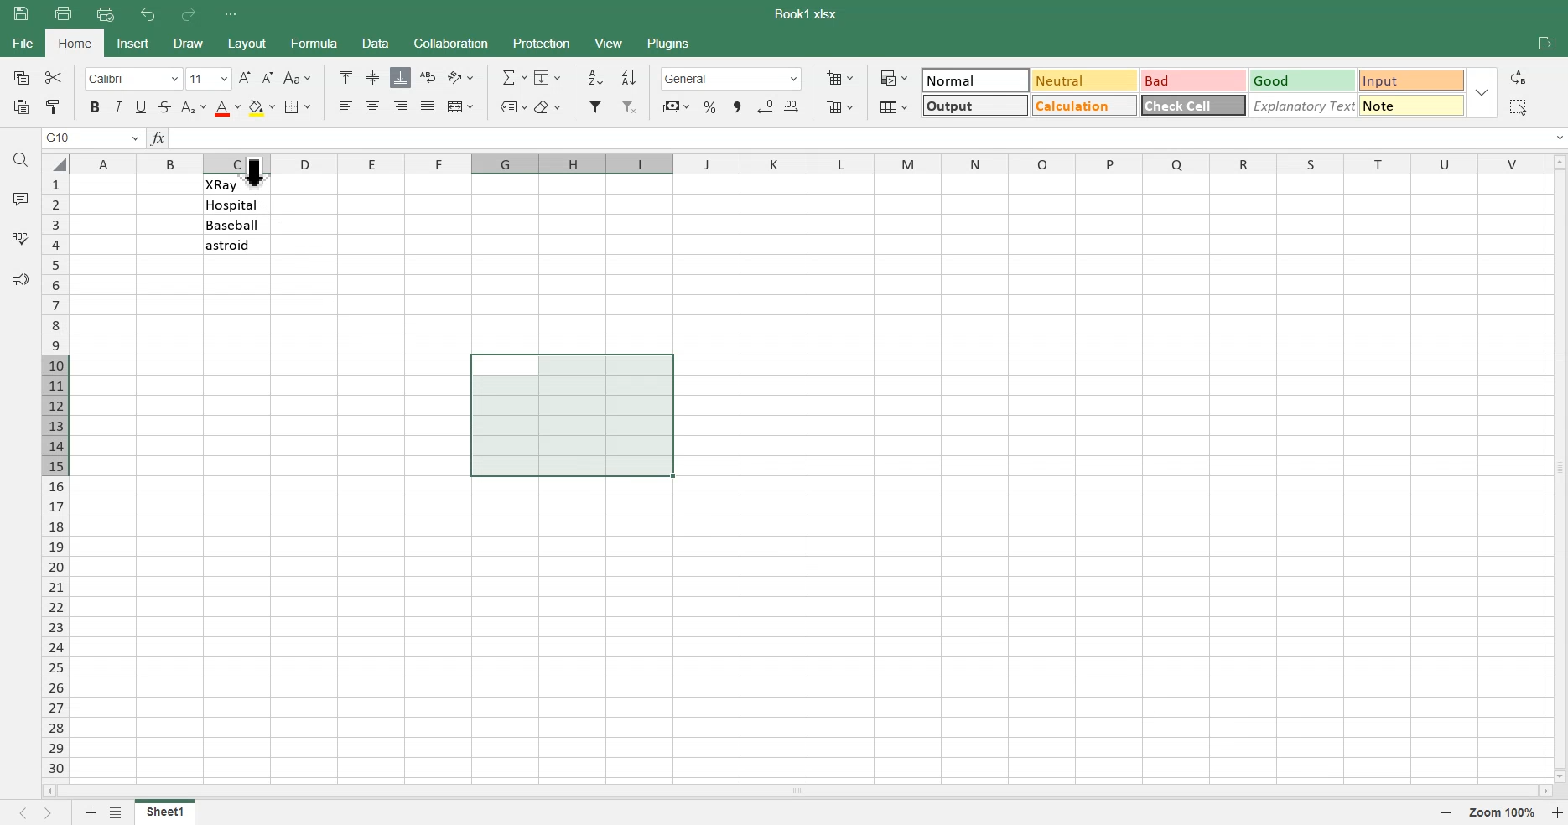  Describe the element at coordinates (118, 812) in the screenshot. I see `List Of Sheet` at that location.